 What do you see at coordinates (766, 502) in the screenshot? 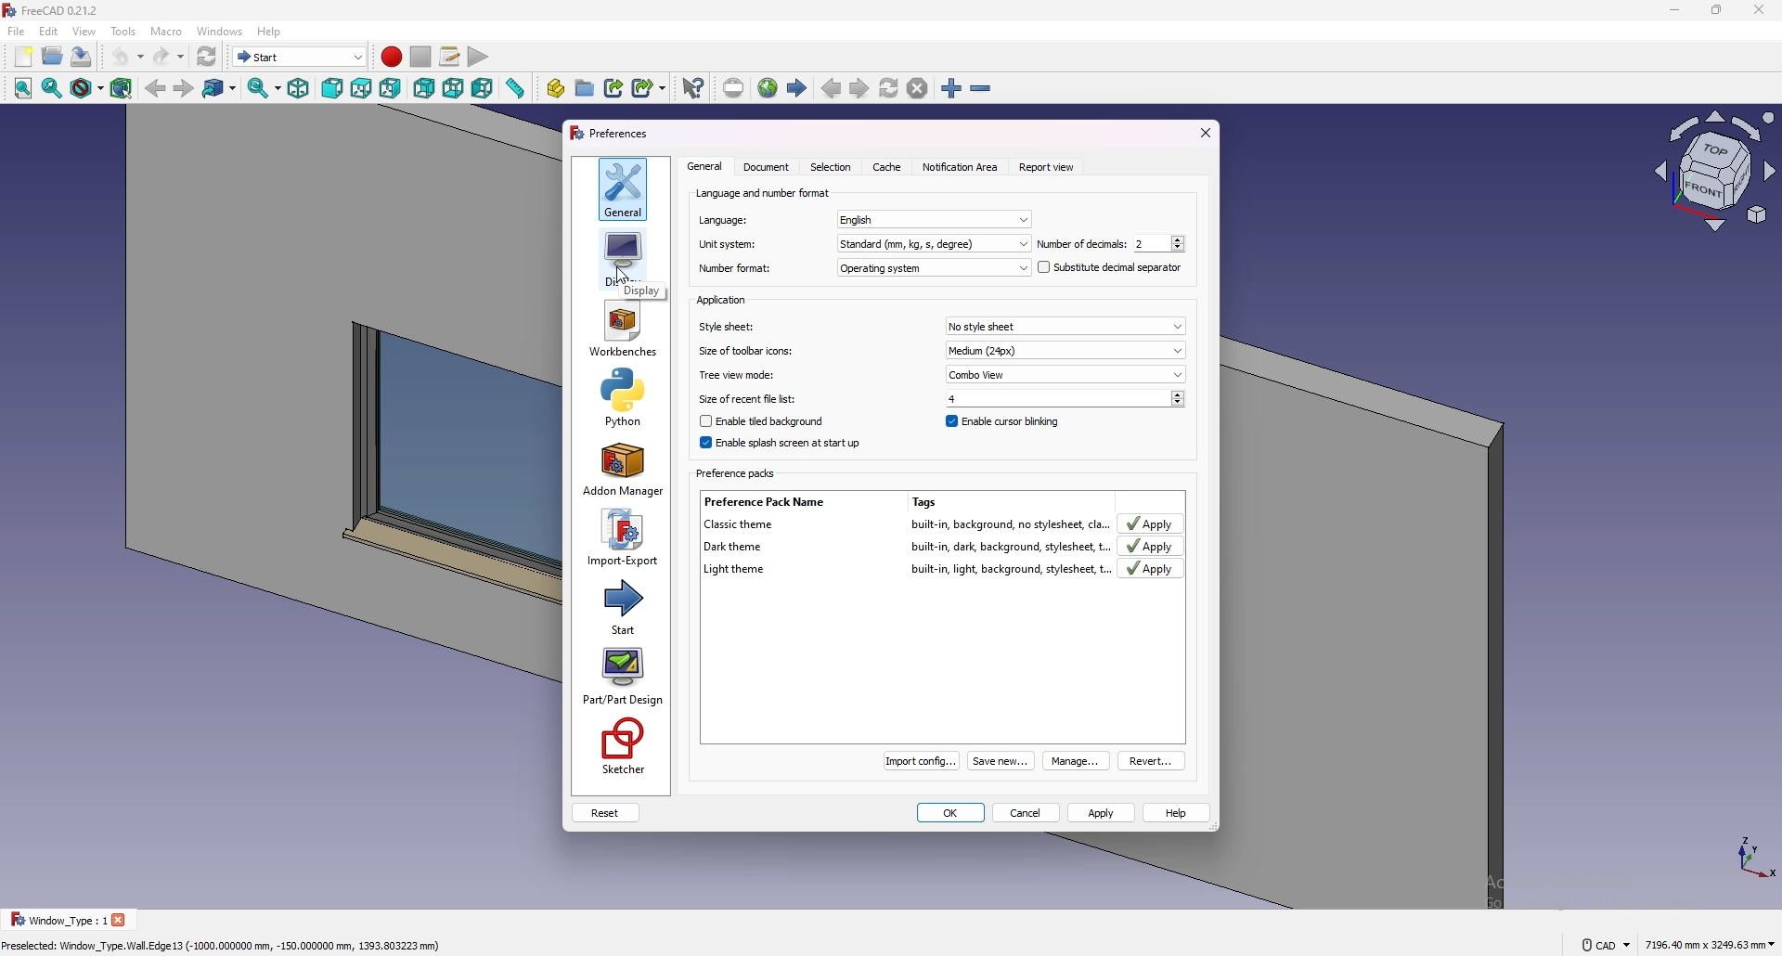
I see `Preference Pack Name` at bounding box center [766, 502].